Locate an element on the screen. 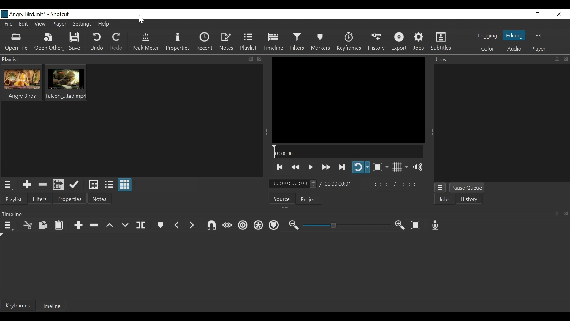 This screenshot has height=321, width=570. Zoom slider is located at coordinates (346, 225).